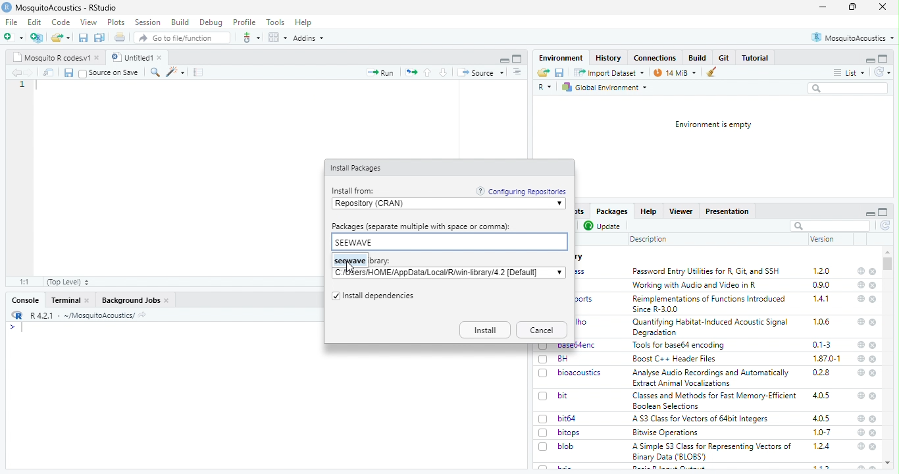  I want to click on Analyse Audio Recordings and Automatically
Extract Animal Vocalizations, so click(712, 377).